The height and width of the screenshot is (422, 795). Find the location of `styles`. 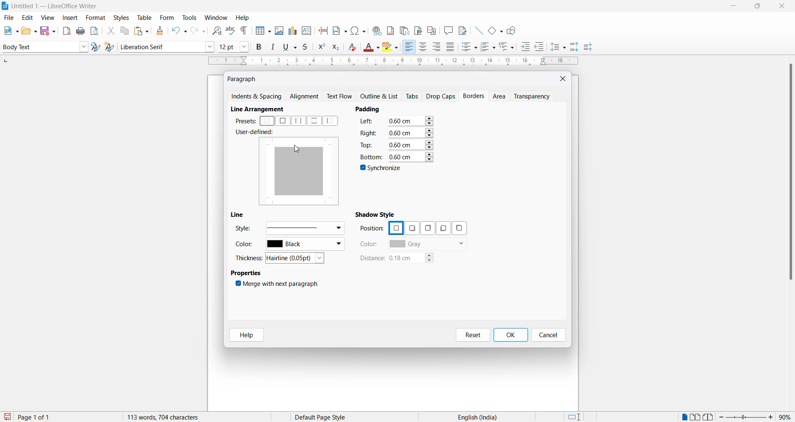

styles is located at coordinates (121, 17).